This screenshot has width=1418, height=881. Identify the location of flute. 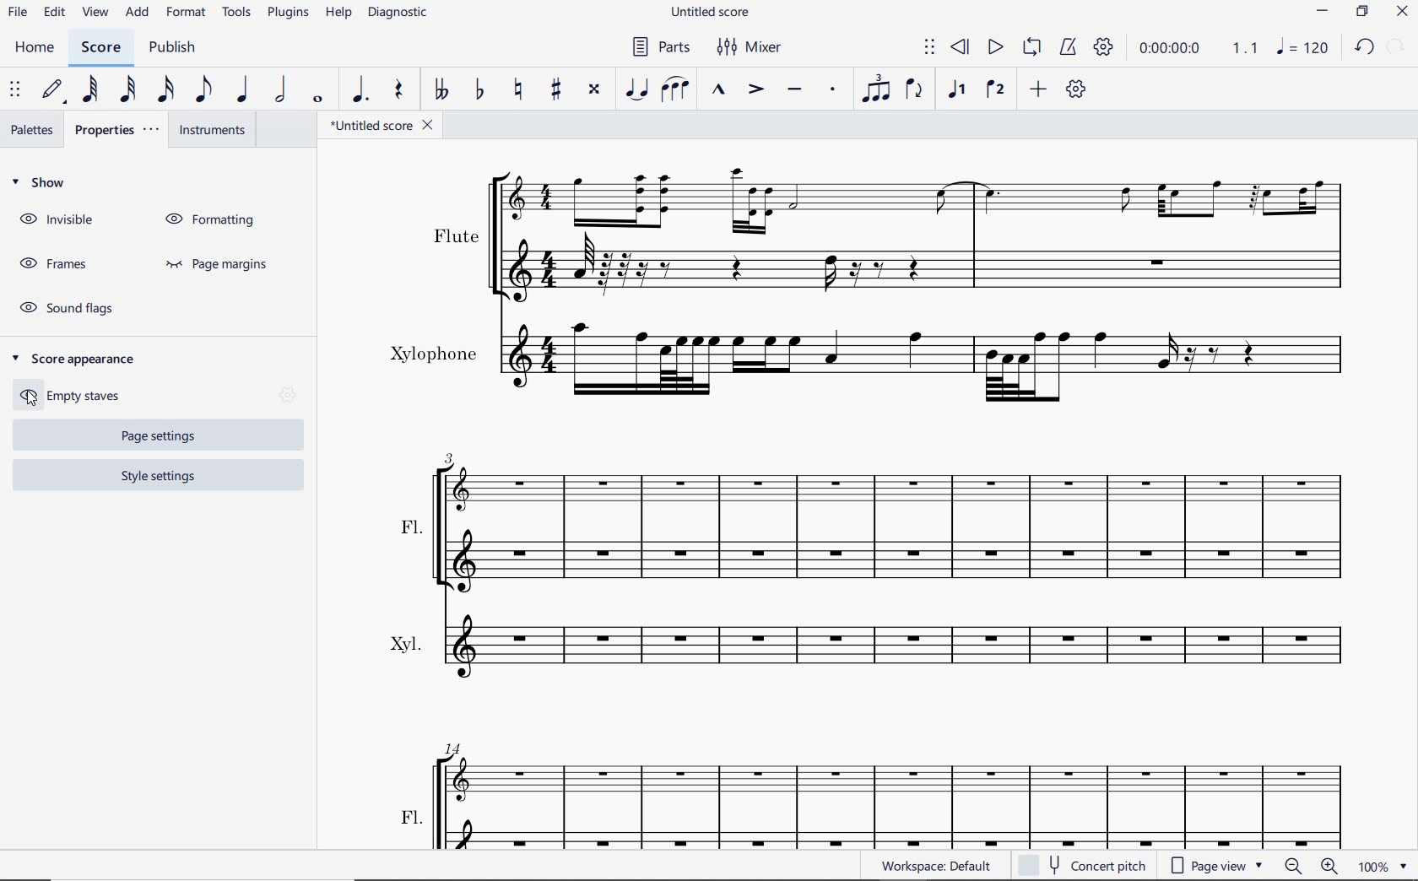
(889, 233).